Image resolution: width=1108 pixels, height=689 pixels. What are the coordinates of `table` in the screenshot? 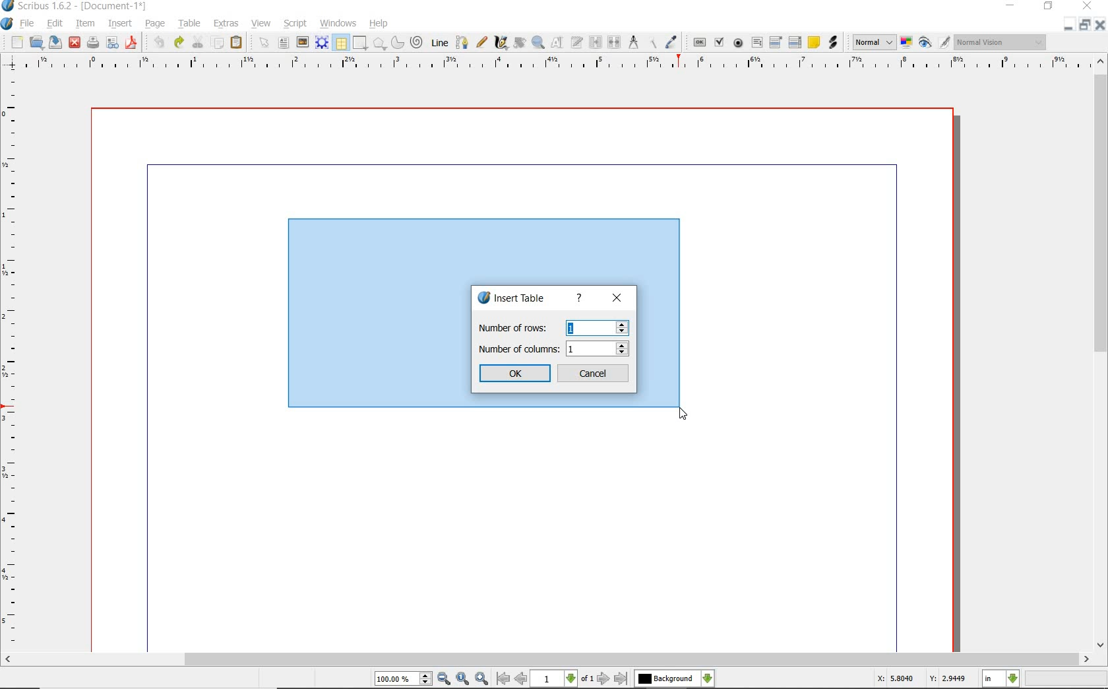 It's located at (341, 44).